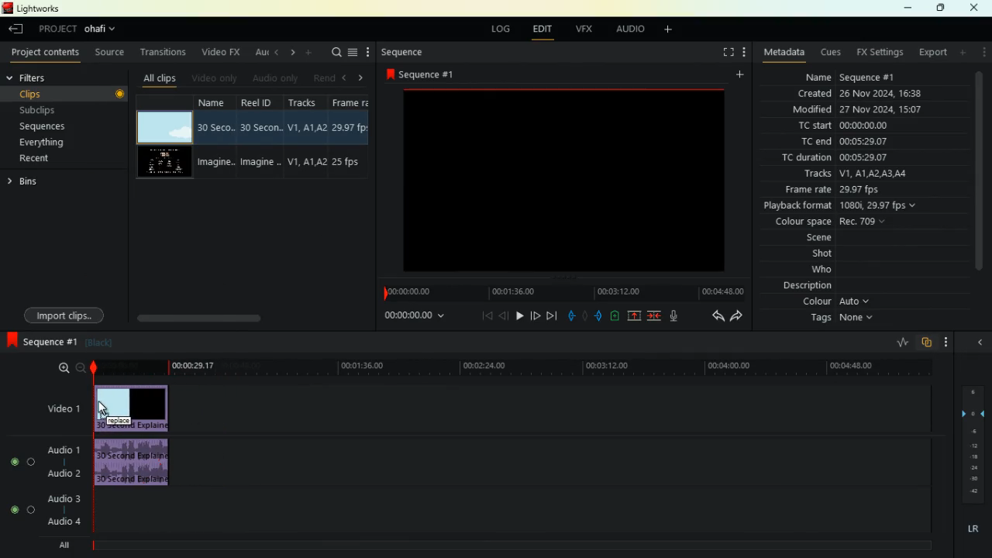  I want to click on add, so click(312, 53).